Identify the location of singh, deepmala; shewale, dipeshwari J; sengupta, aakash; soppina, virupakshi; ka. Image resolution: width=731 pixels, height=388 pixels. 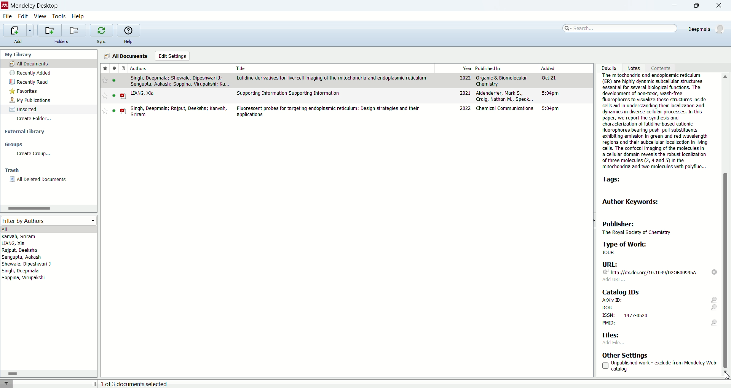
(180, 81).